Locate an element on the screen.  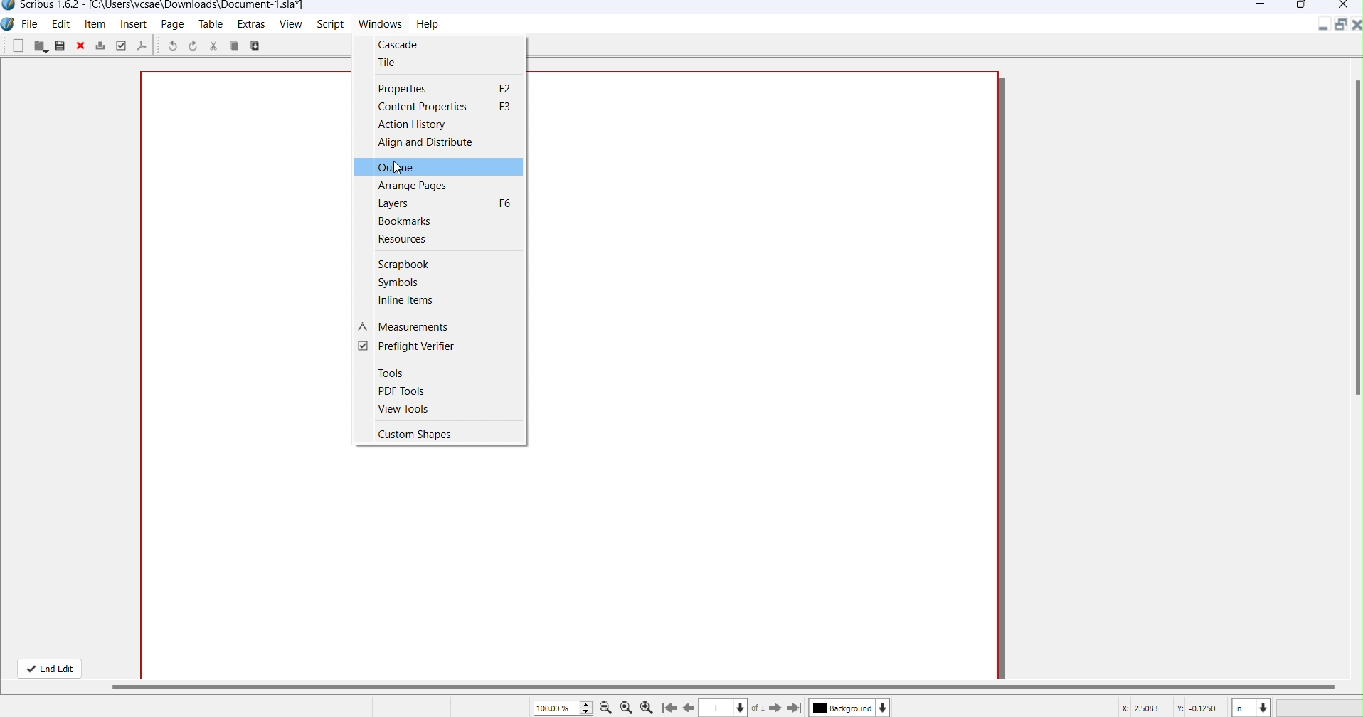
of 1 is located at coordinates (760, 708).